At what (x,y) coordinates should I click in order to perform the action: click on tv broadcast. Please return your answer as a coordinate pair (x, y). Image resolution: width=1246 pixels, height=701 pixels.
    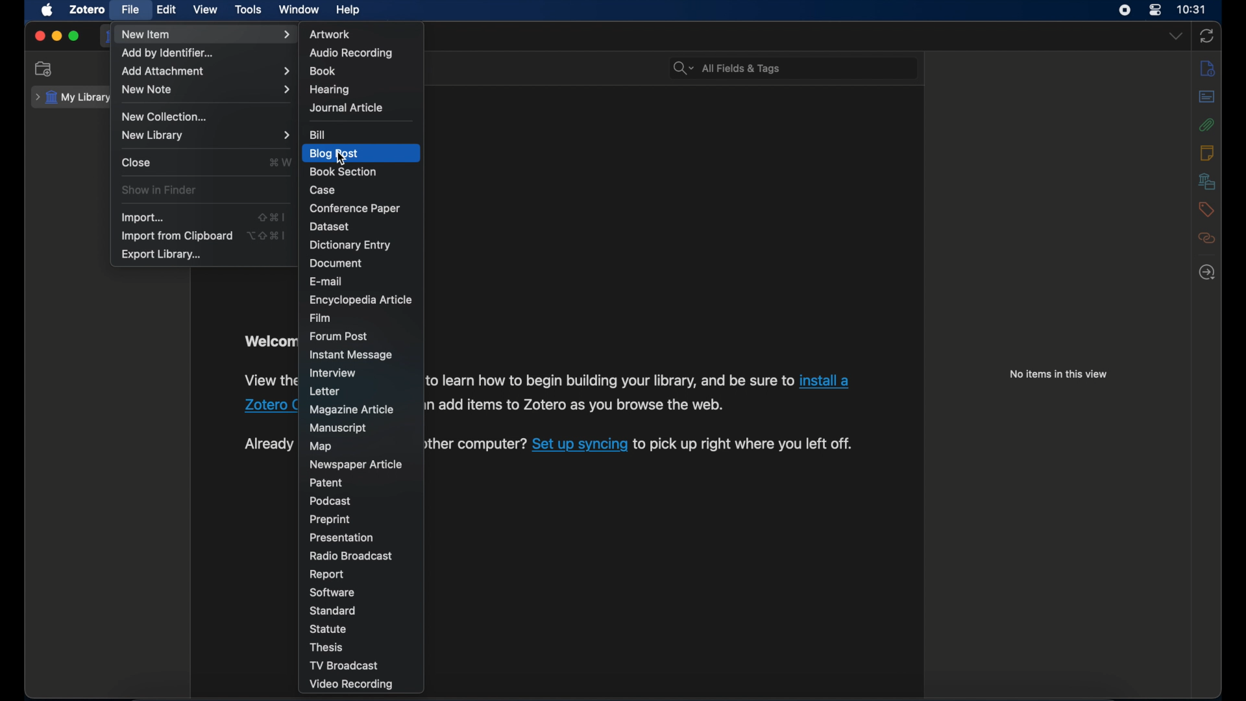
    Looking at the image, I should click on (346, 666).